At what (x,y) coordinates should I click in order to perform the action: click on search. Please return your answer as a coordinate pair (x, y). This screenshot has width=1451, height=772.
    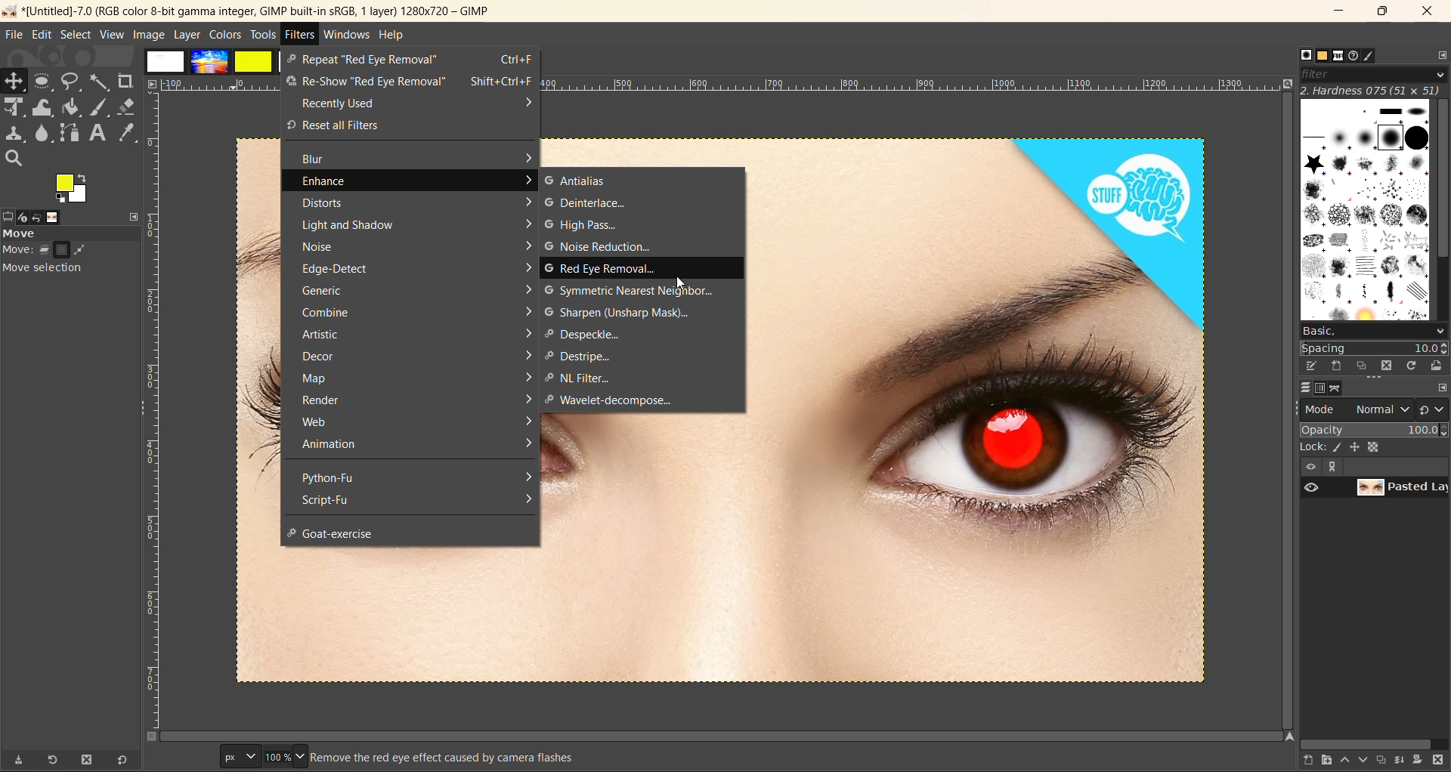
    Looking at the image, I should click on (12, 159).